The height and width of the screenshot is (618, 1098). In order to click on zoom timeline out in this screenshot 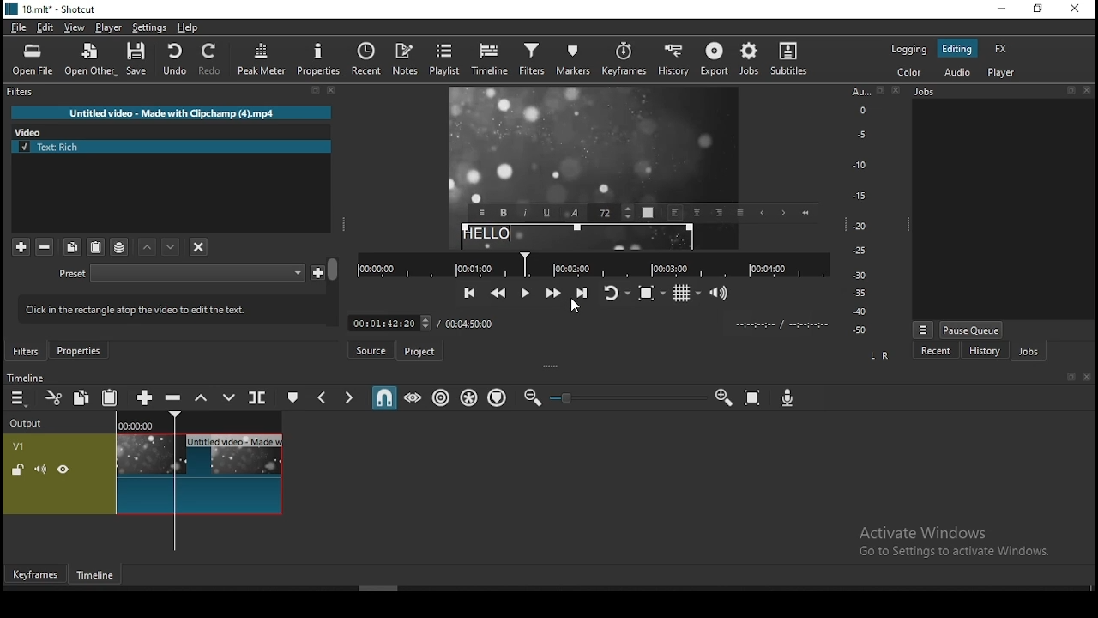, I will do `click(532, 397)`.